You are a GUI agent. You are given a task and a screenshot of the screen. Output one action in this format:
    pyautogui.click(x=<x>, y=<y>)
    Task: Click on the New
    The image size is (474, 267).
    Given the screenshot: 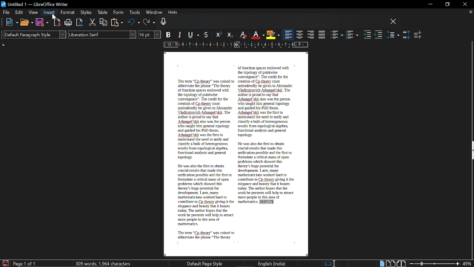 What is the action you would take?
    pyautogui.click(x=12, y=23)
    